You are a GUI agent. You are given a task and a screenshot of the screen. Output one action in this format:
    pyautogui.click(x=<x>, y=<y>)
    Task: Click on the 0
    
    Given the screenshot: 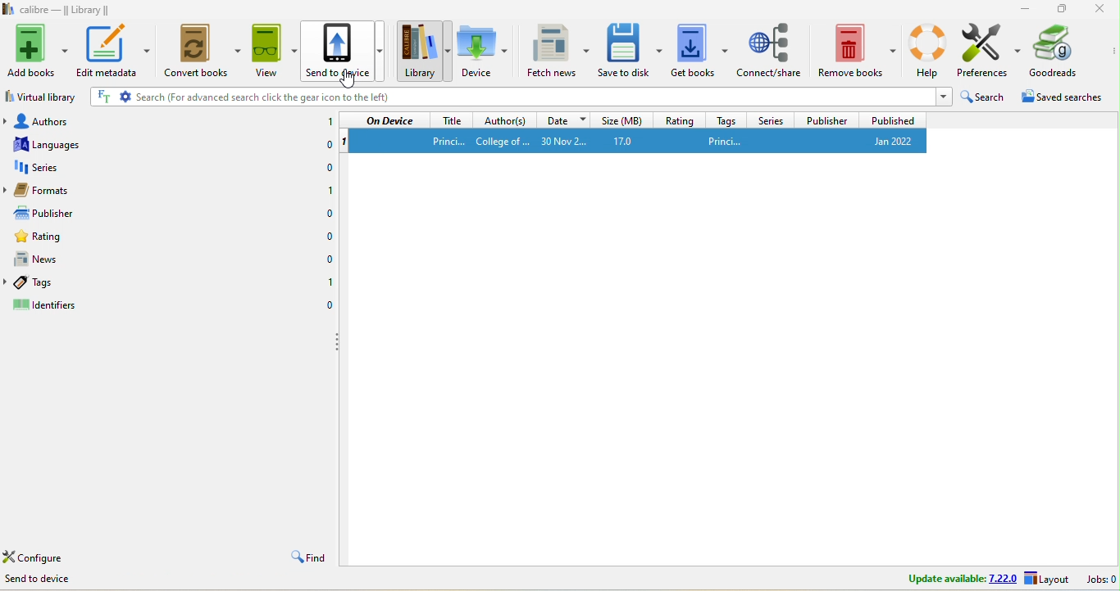 What is the action you would take?
    pyautogui.click(x=326, y=305)
    